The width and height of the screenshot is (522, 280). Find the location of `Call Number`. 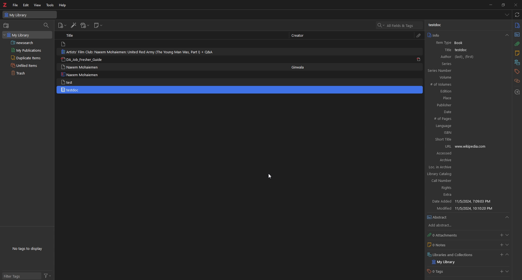

Call Number is located at coordinates (465, 181).